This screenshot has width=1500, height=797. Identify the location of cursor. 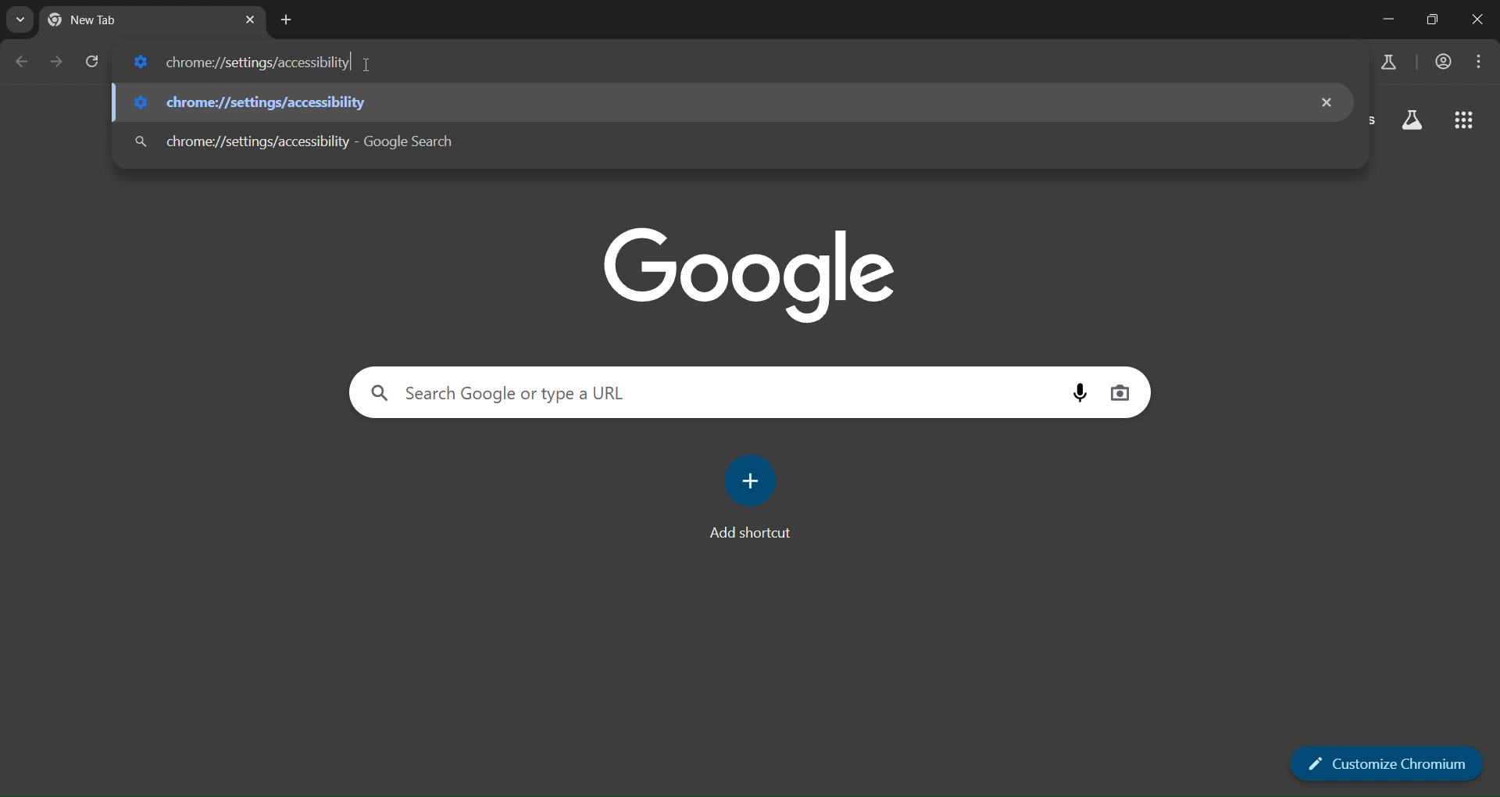
(370, 68).